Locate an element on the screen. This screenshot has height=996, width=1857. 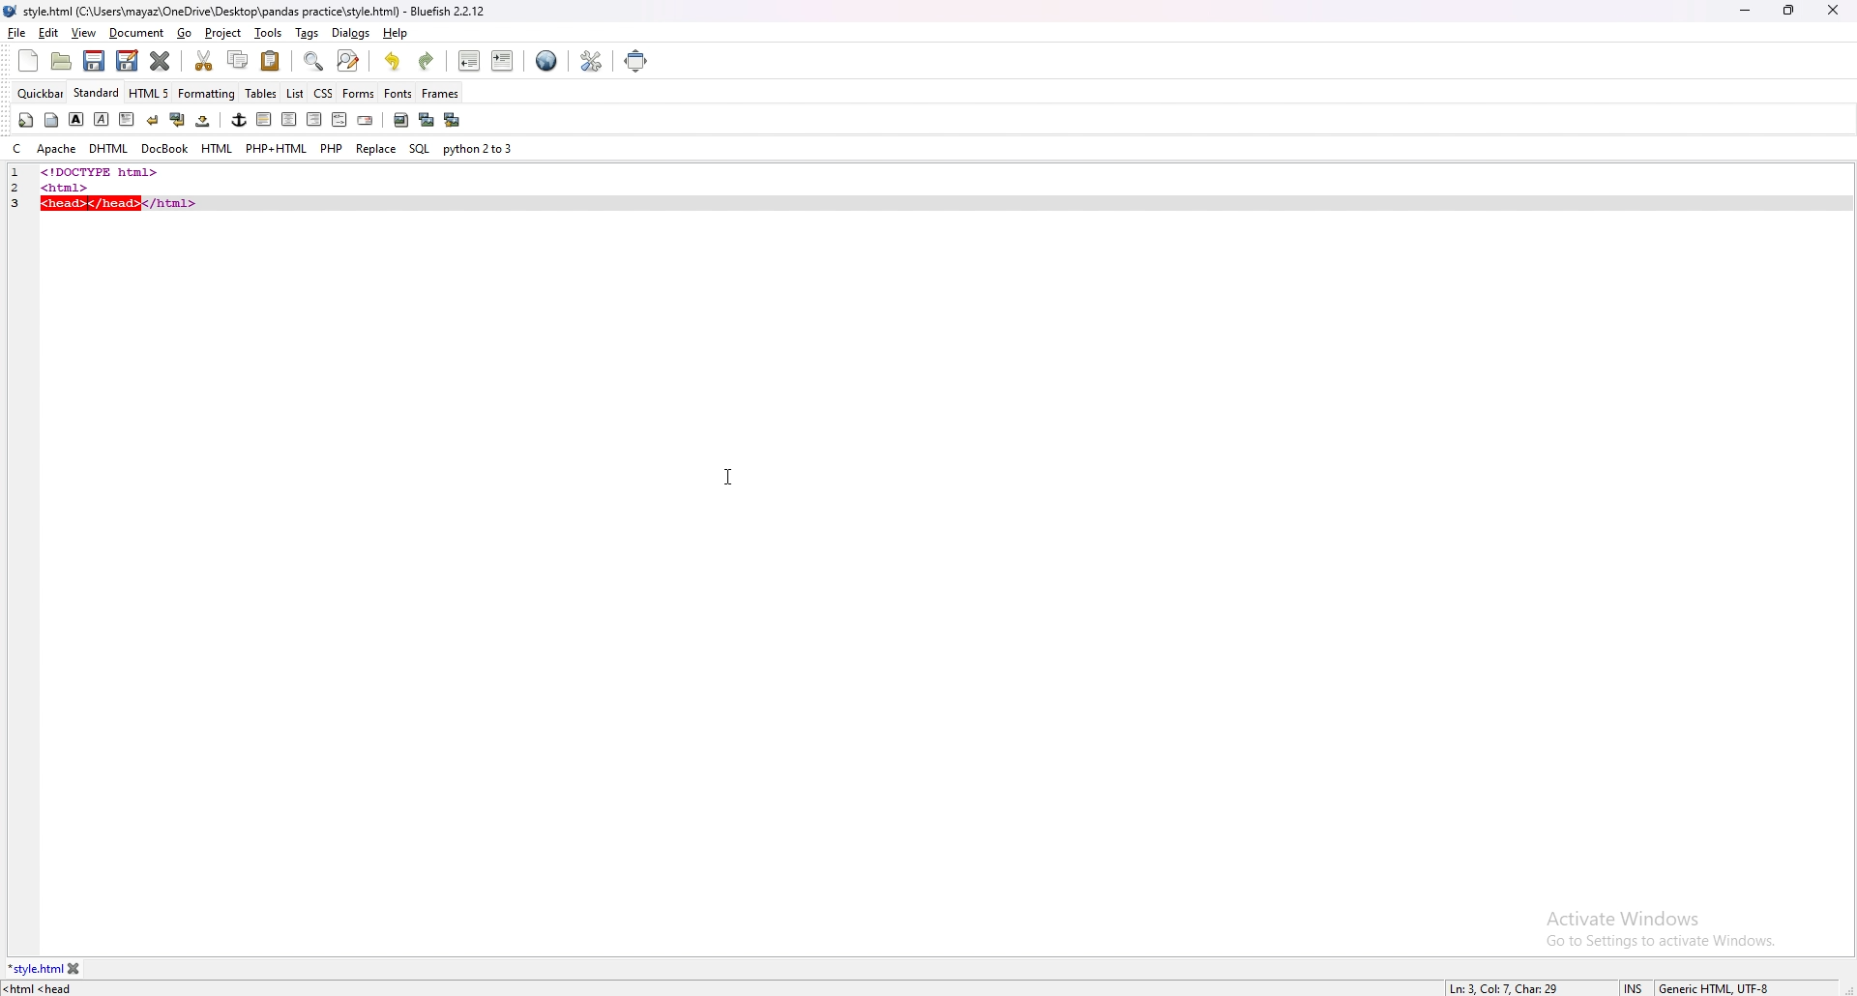
line number is located at coordinates (22, 187).